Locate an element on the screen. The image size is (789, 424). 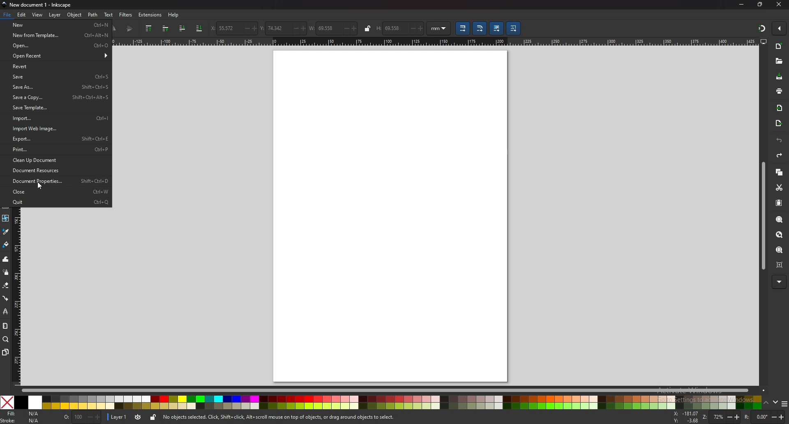
zoom page is located at coordinates (780, 250).